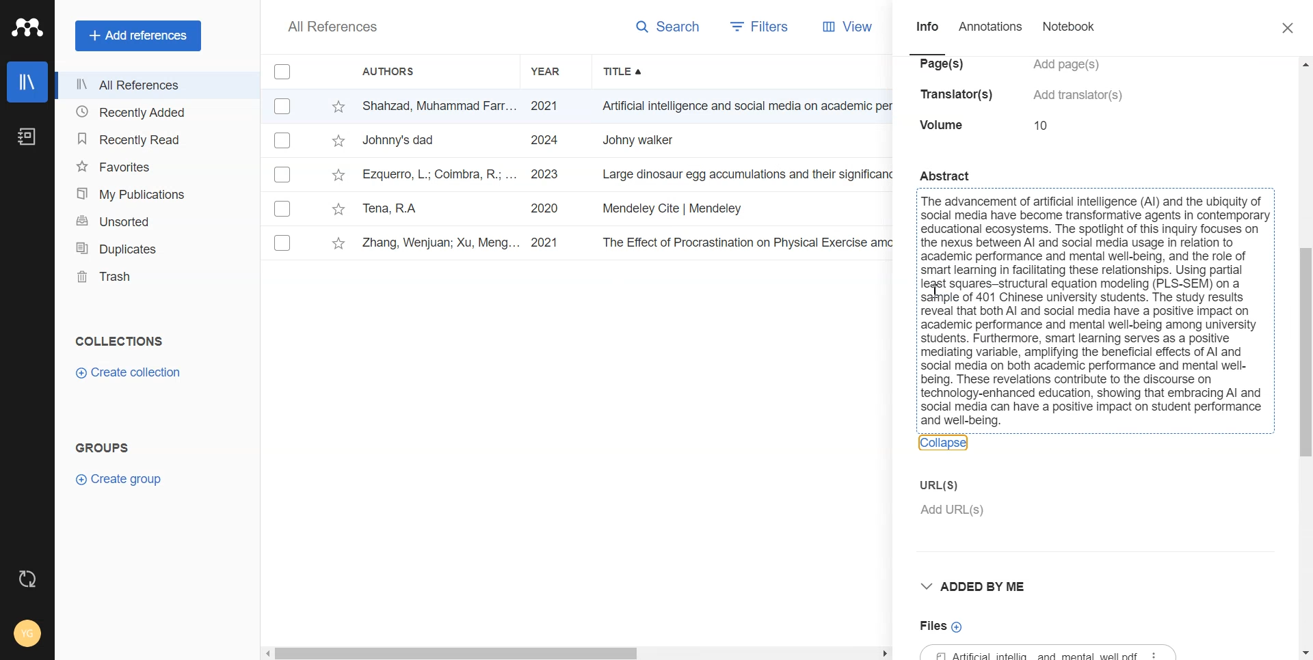 Image resolution: width=1313 pixels, height=660 pixels. Describe the element at coordinates (979, 586) in the screenshot. I see `Drop down box` at that location.